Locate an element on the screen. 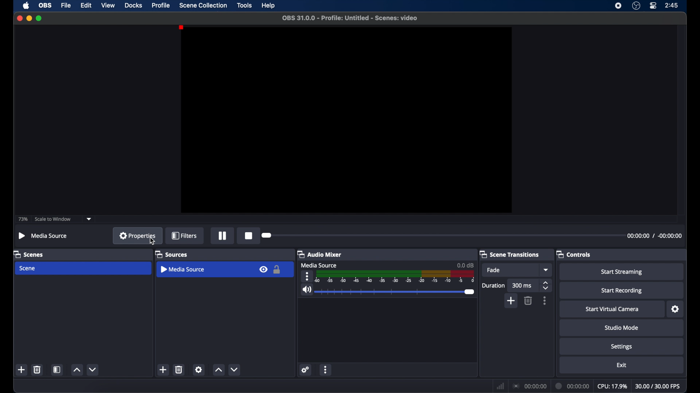 This screenshot has width=700, height=393. visibility icon is located at coordinates (262, 269).